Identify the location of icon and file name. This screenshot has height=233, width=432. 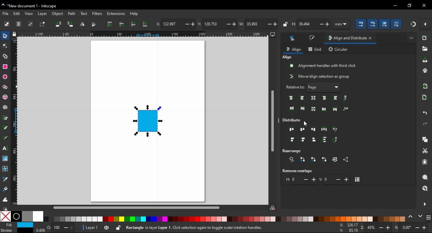
(31, 6).